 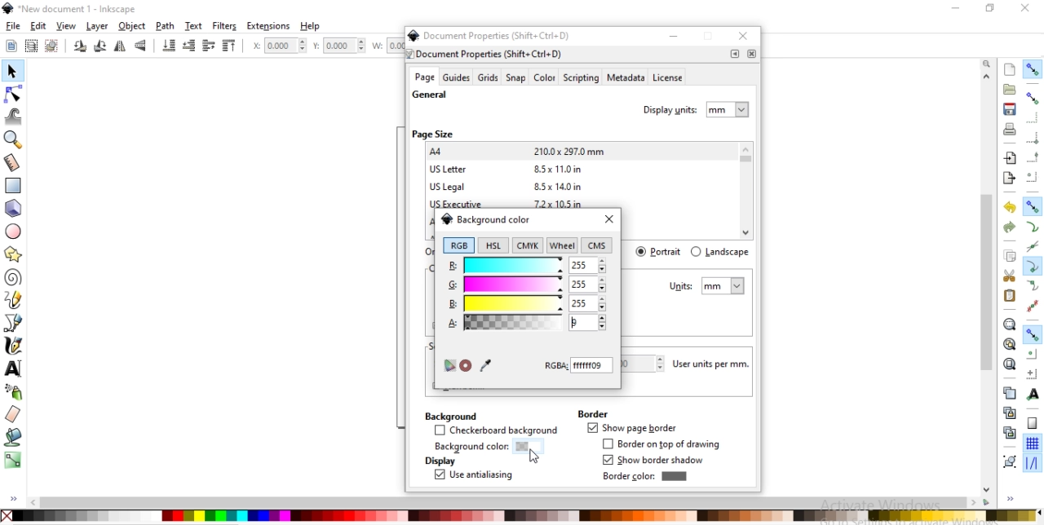 I want to click on background color, so click(x=483, y=448).